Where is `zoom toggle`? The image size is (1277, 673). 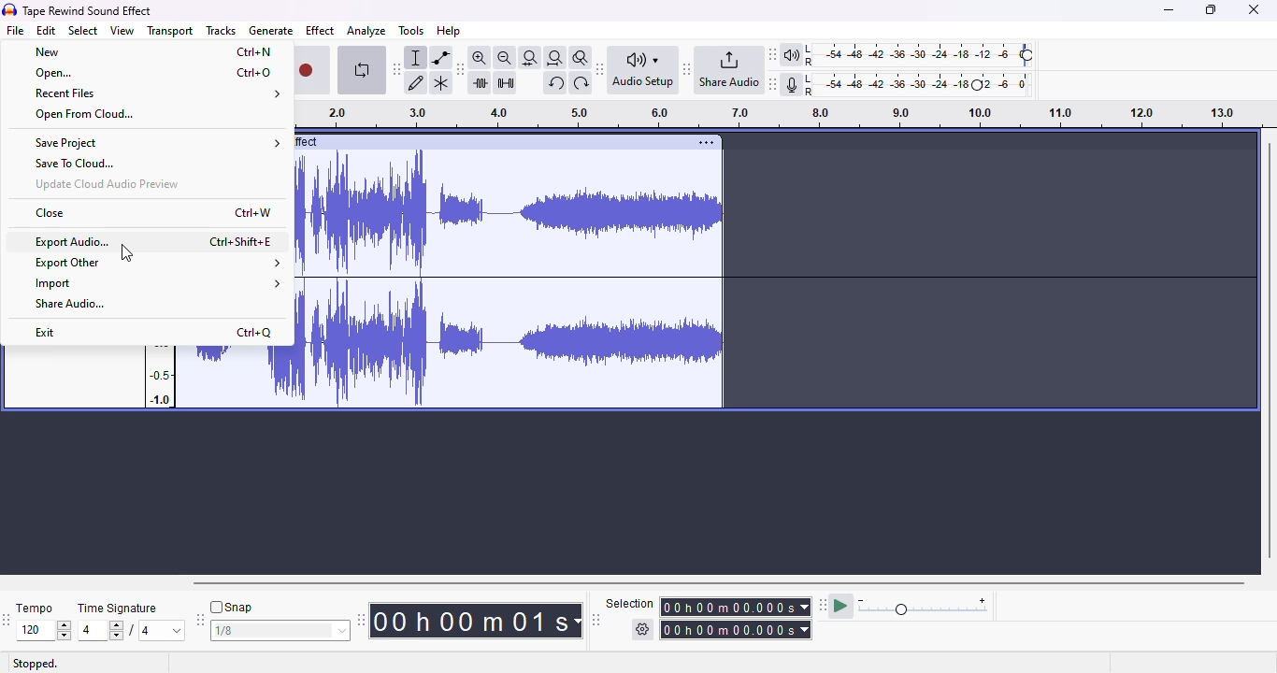
zoom toggle is located at coordinates (581, 58).